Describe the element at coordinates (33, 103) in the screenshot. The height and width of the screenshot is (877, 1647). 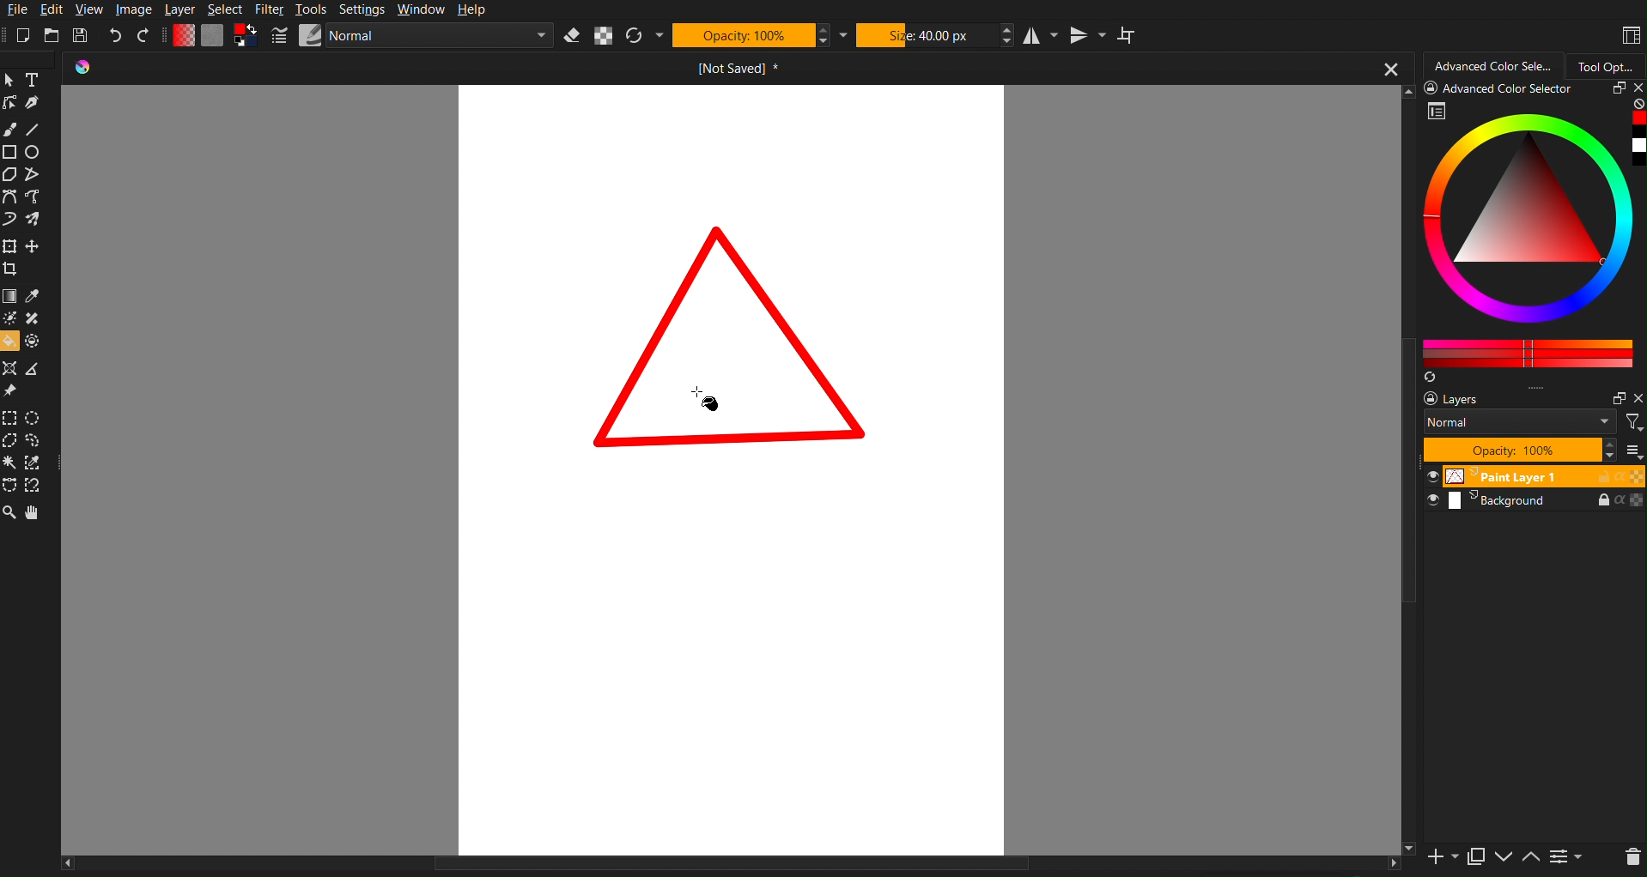
I see `calligraphy` at that location.